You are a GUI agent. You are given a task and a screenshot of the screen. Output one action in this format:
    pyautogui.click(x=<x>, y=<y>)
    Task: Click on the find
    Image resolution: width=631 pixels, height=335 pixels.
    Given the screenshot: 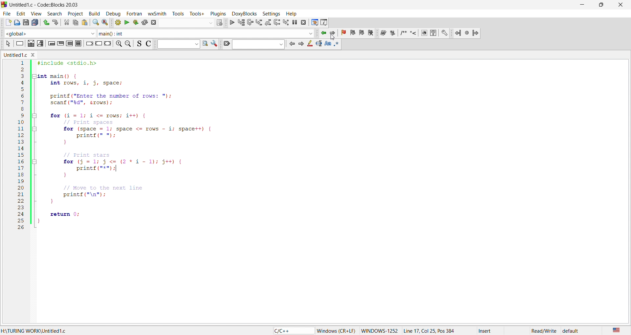 What is the action you would take?
    pyautogui.click(x=203, y=44)
    